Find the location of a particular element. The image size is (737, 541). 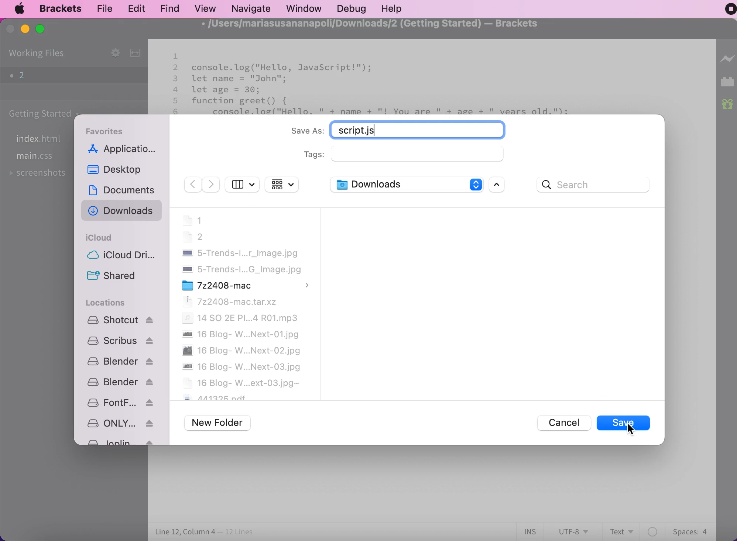

ins is located at coordinates (531, 532).